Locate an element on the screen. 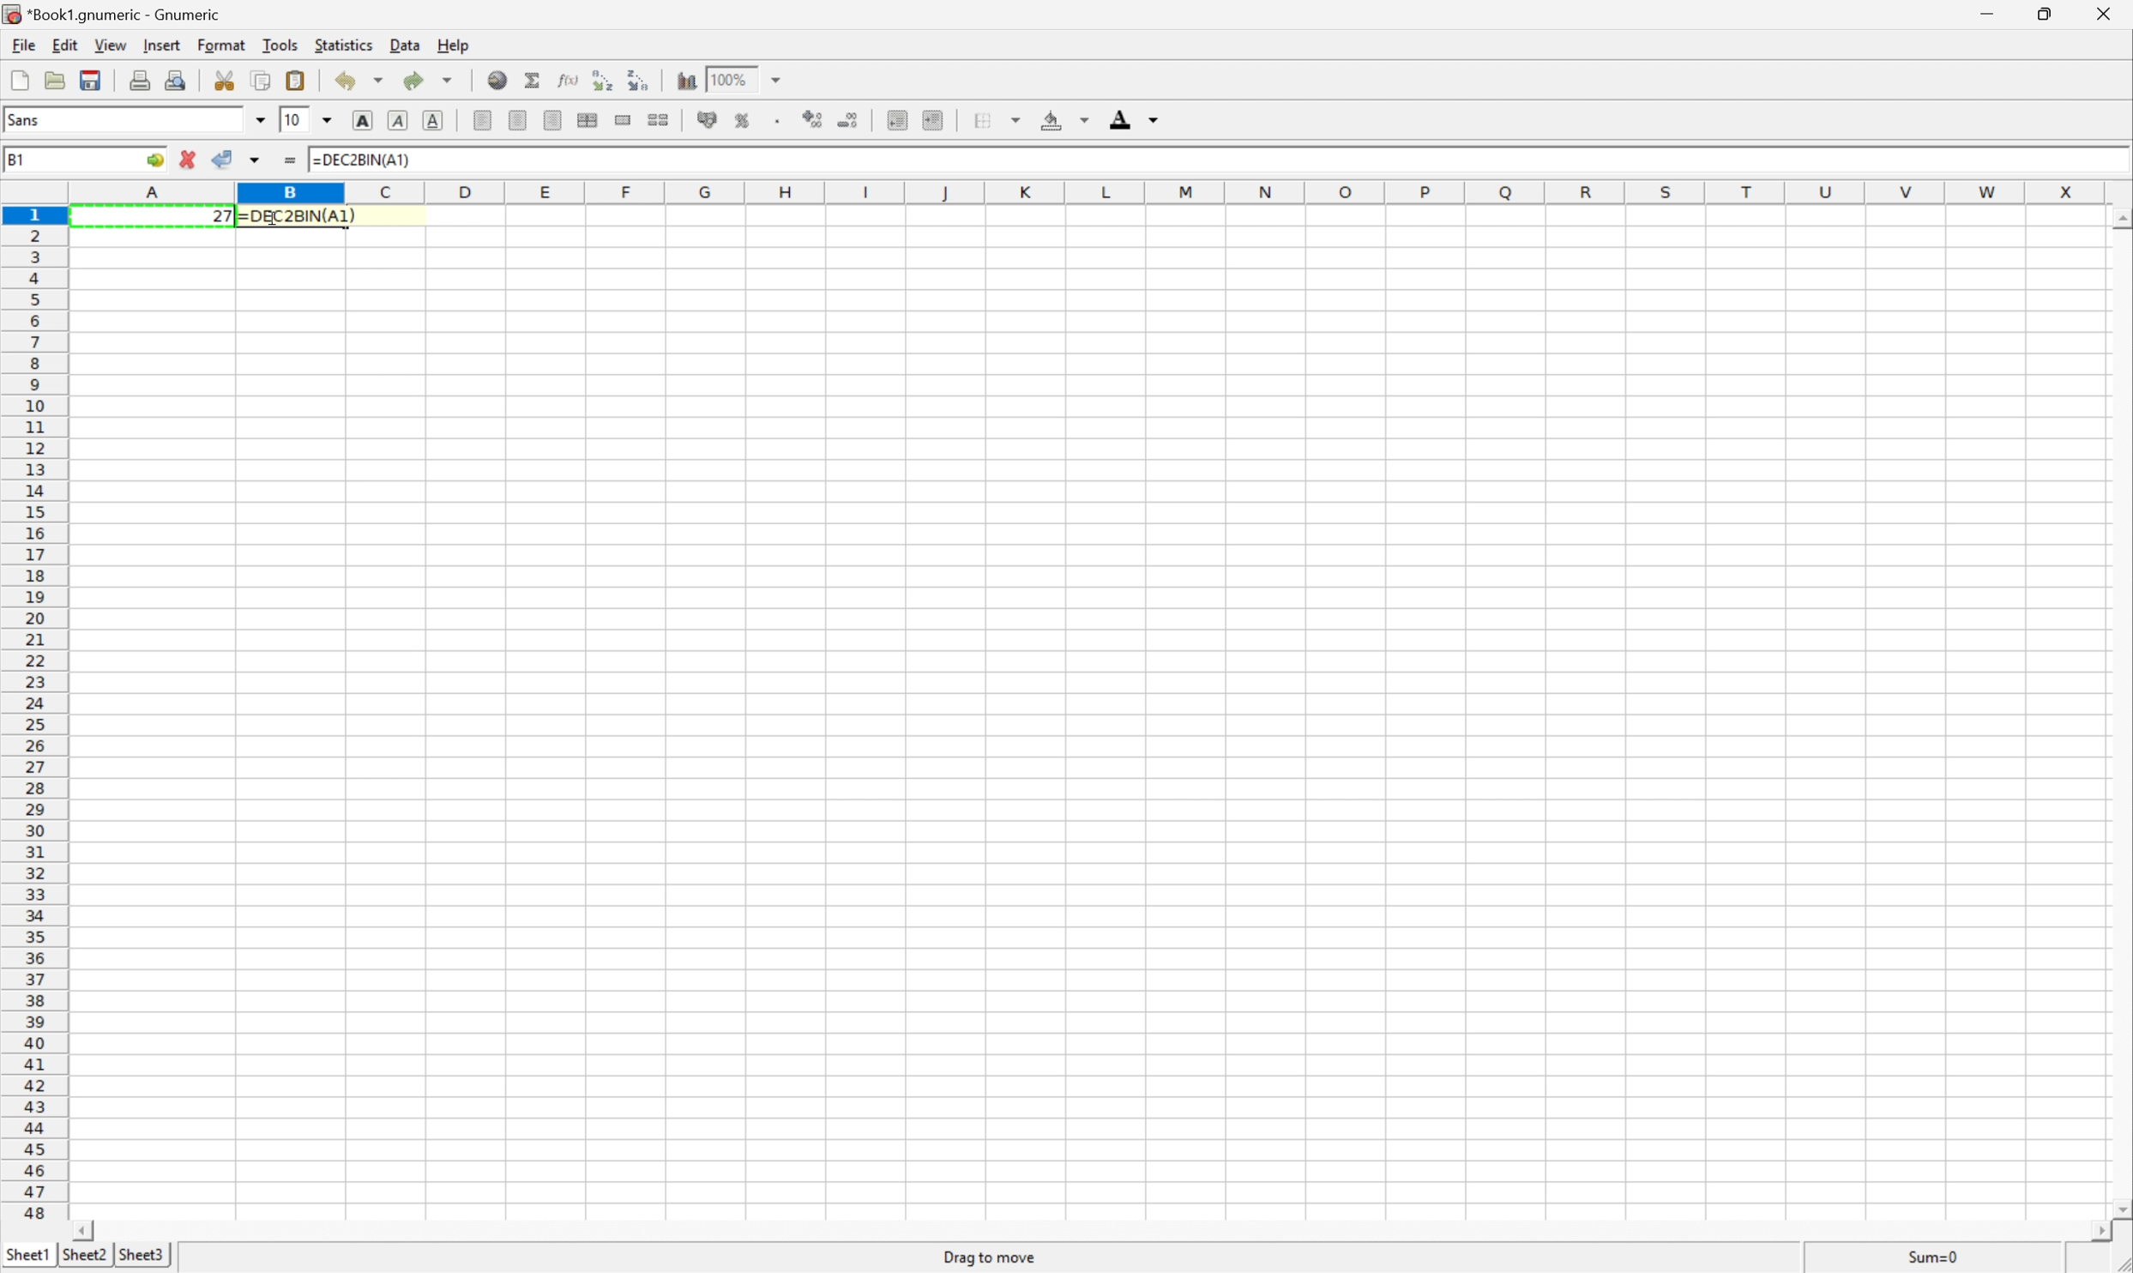 This screenshot has height=1273, width=2133. Redo is located at coordinates (425, 80).